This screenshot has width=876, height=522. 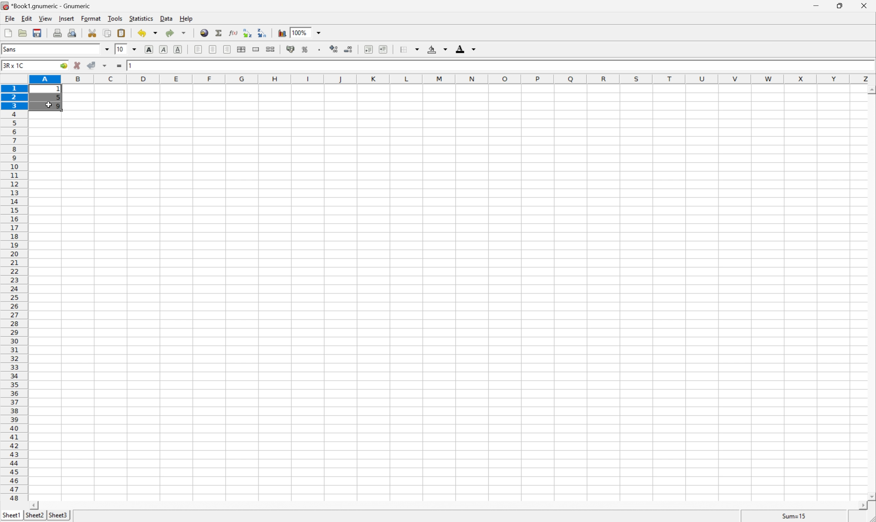 I want to click on insert, so click(x=66, y=18).